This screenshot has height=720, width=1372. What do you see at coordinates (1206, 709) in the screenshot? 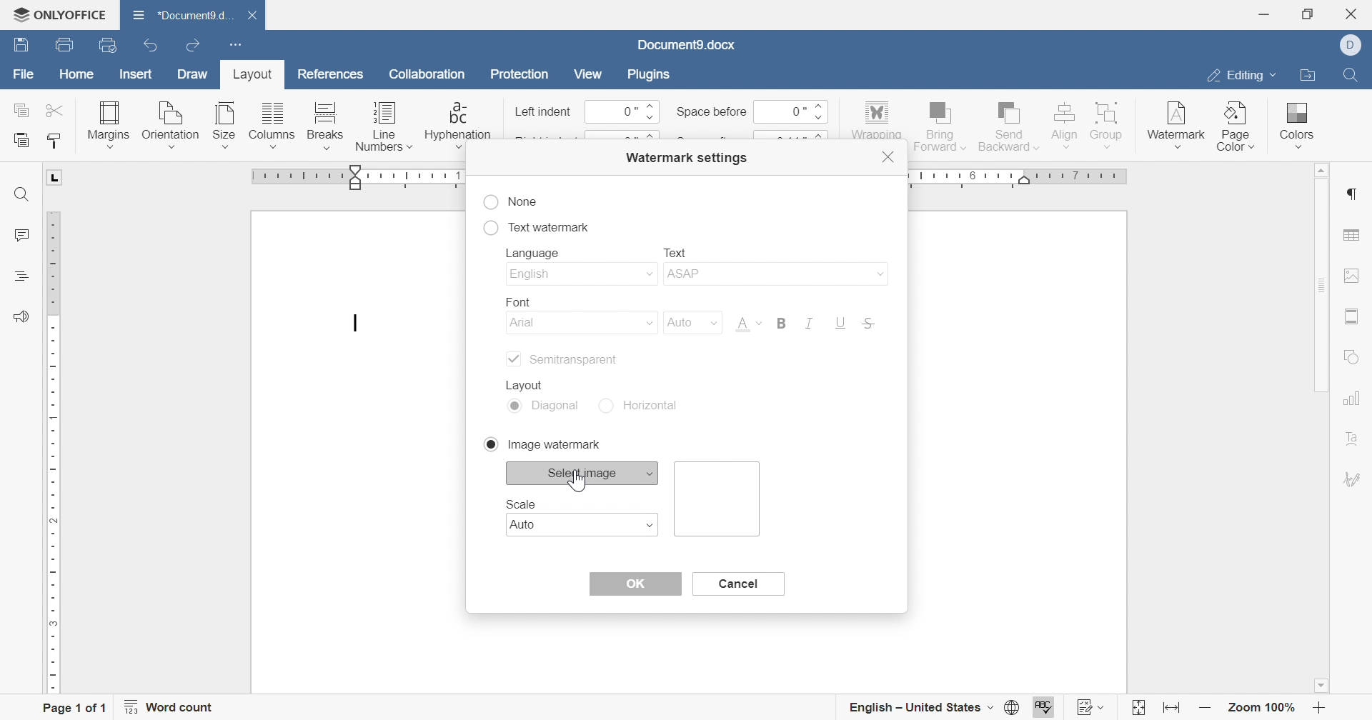
I see `zoom out` at bounding box center [1206, 709].